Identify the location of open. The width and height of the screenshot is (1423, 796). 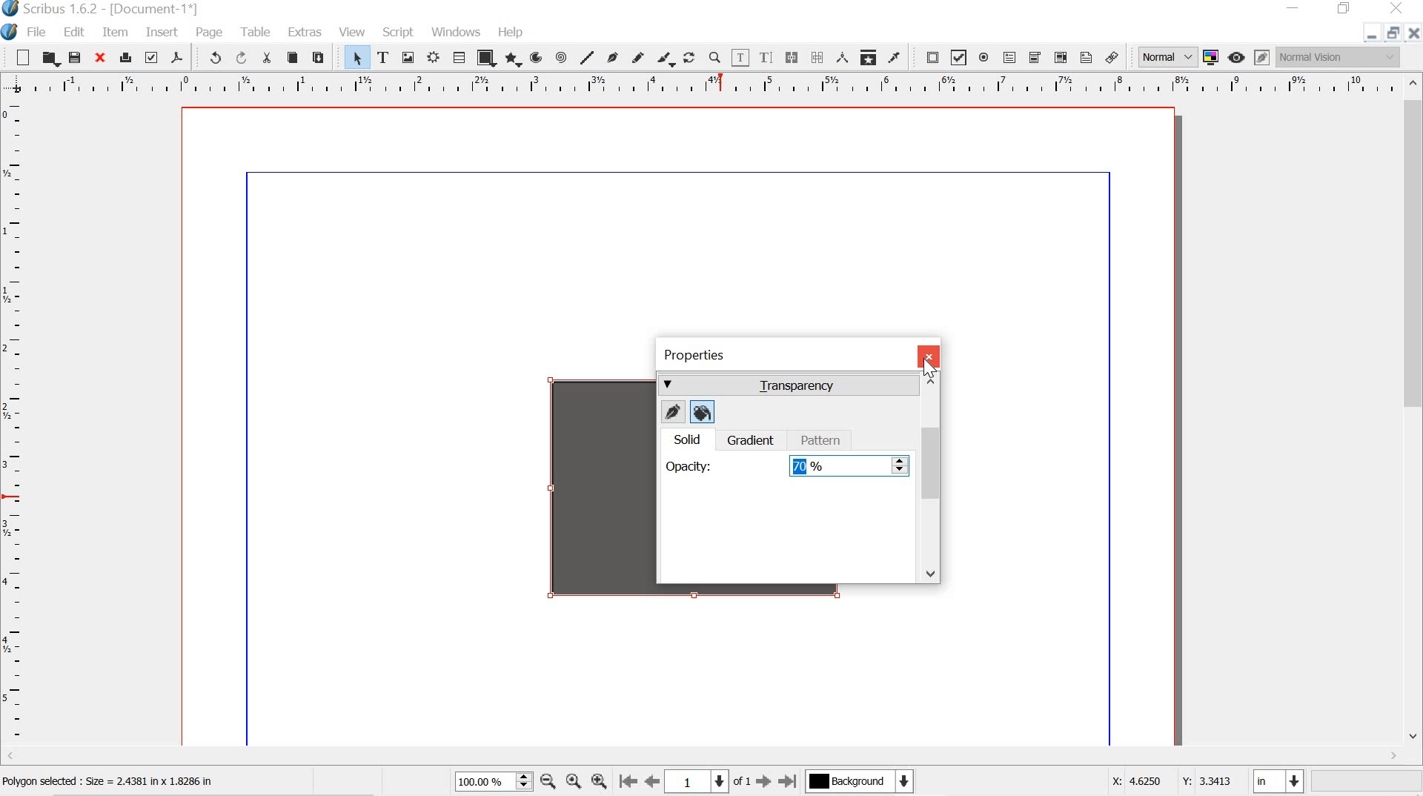
(49, 57).